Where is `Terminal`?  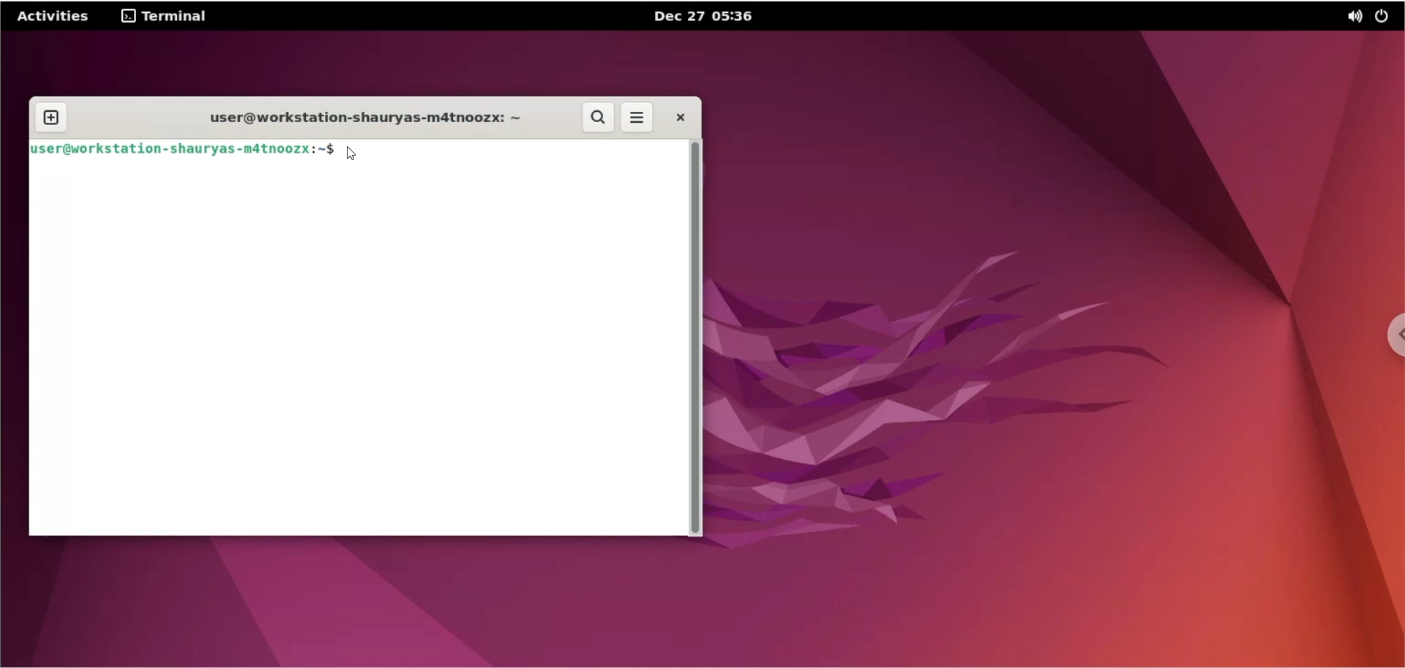 Terminal is located at coordinates (164, 16).